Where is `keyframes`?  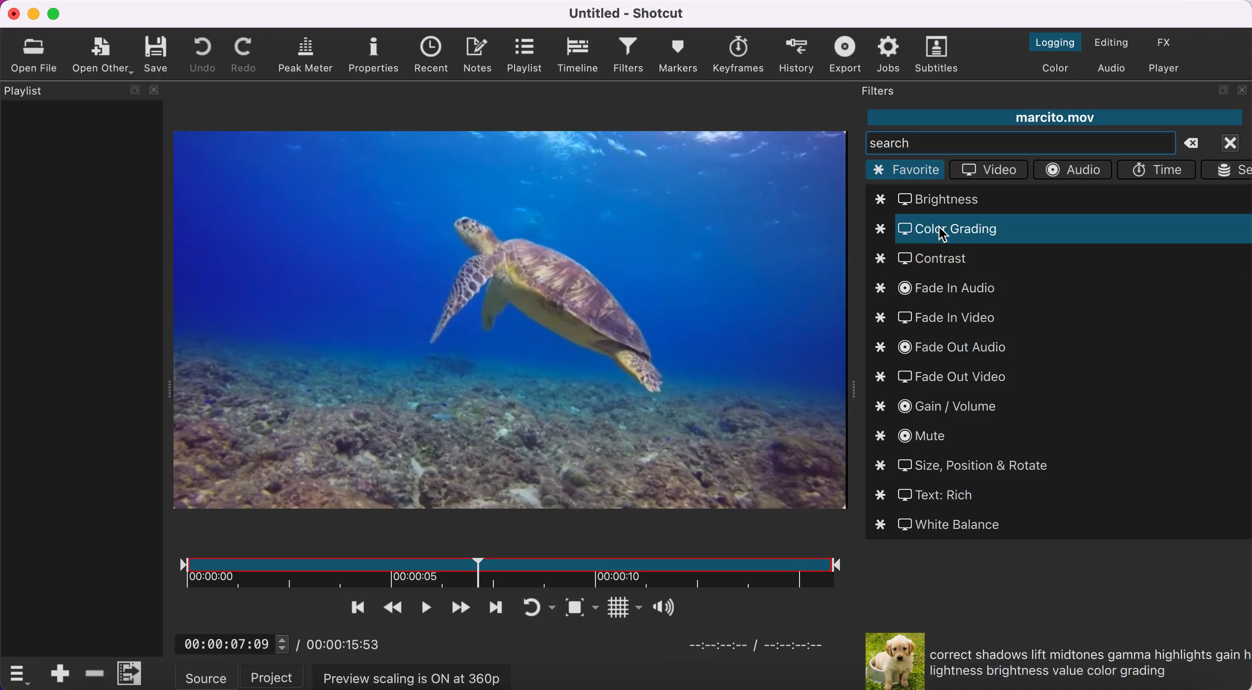 keyframes is located at coordinates (737, 52).